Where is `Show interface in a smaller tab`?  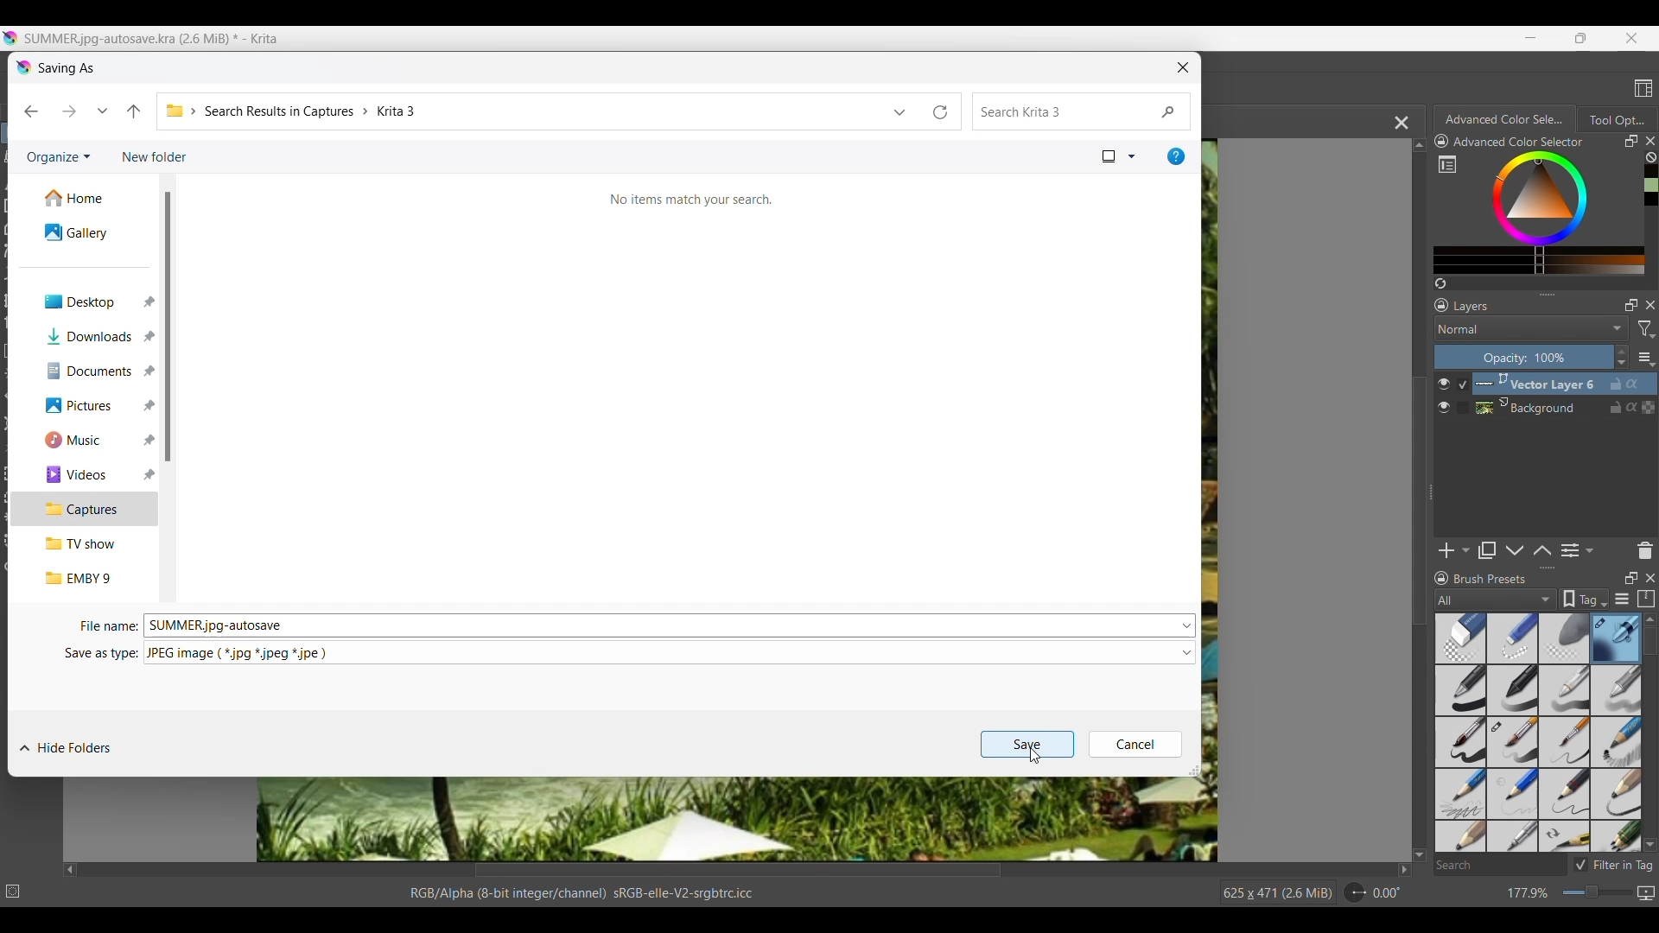 Show interface in a smaller tab is located at coordinates (1581, 37).